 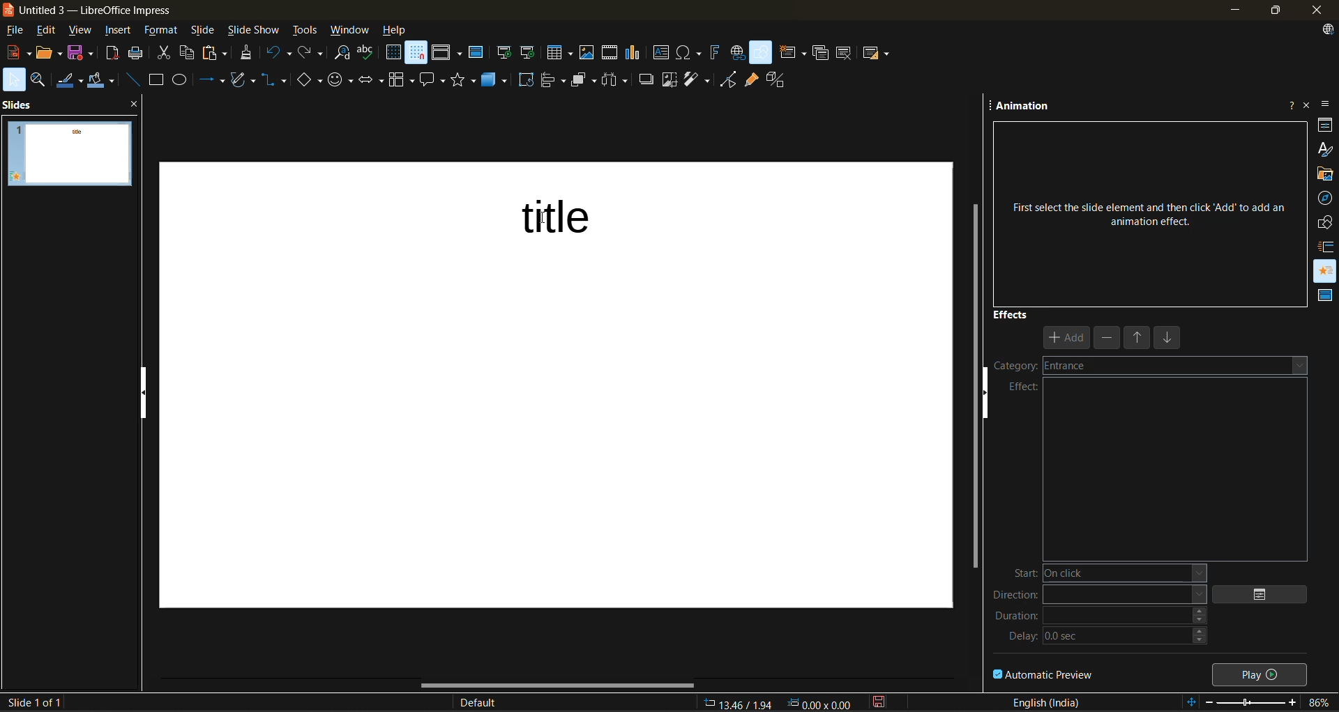 I want to click on export directly as PDF, so click(x=113, y=54).